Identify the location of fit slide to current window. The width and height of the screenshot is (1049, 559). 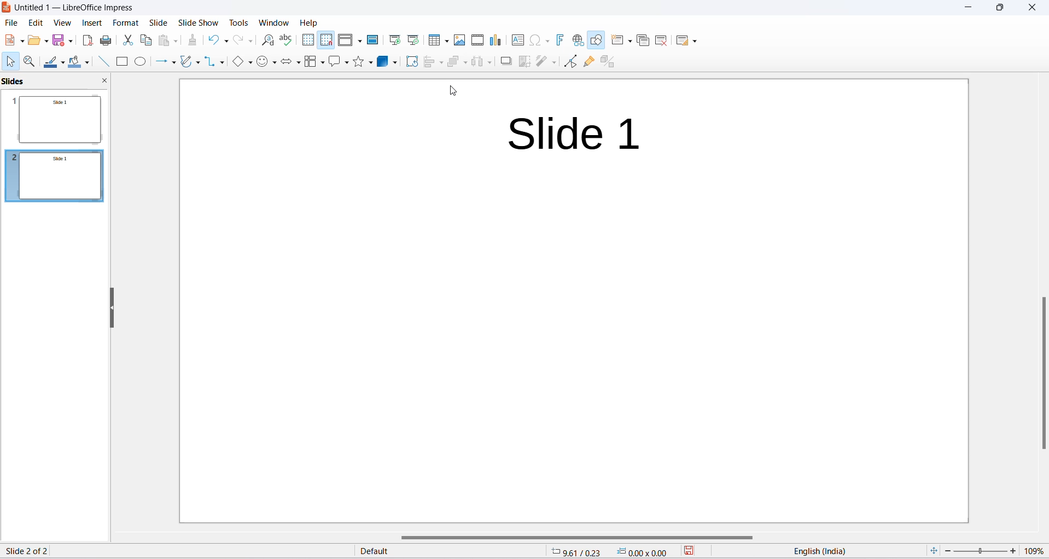
(934, 552).